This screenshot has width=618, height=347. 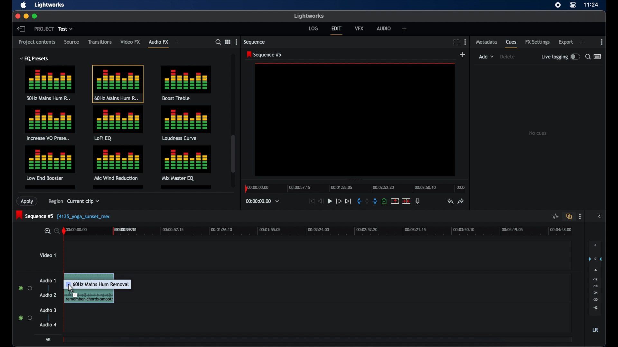 I want to click on add cue at current position, so click(x=384, y=200).